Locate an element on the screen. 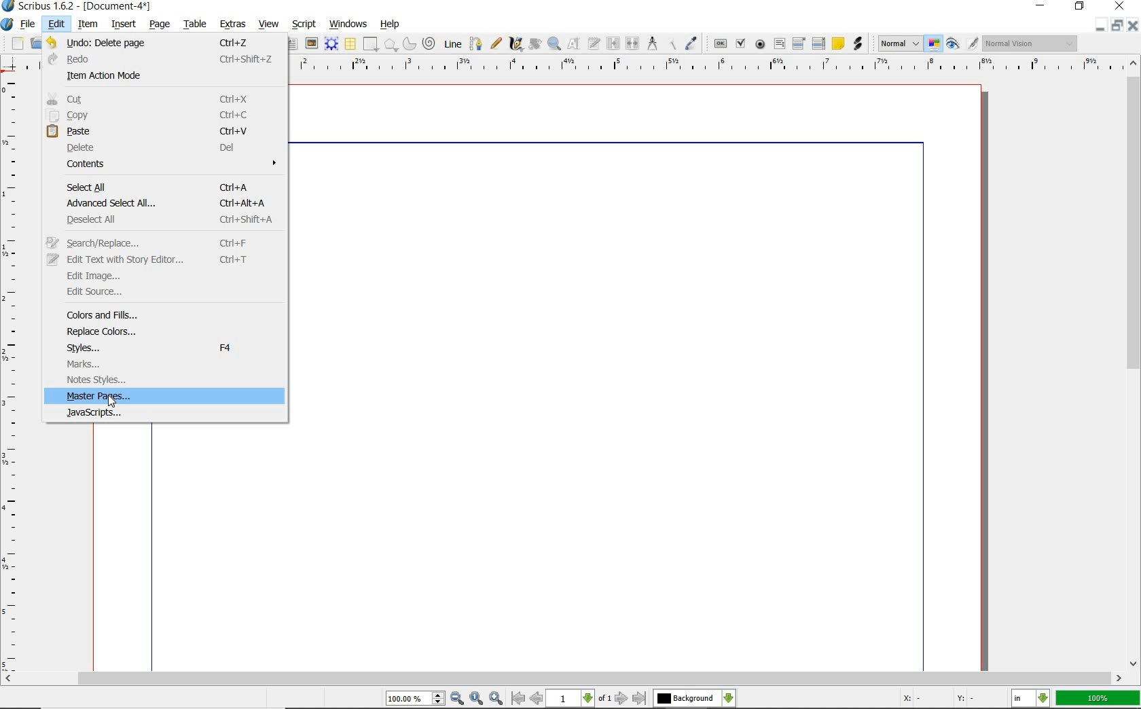 This screenshot has width=1141, height=709. styles is located at coordinates (173, 348).